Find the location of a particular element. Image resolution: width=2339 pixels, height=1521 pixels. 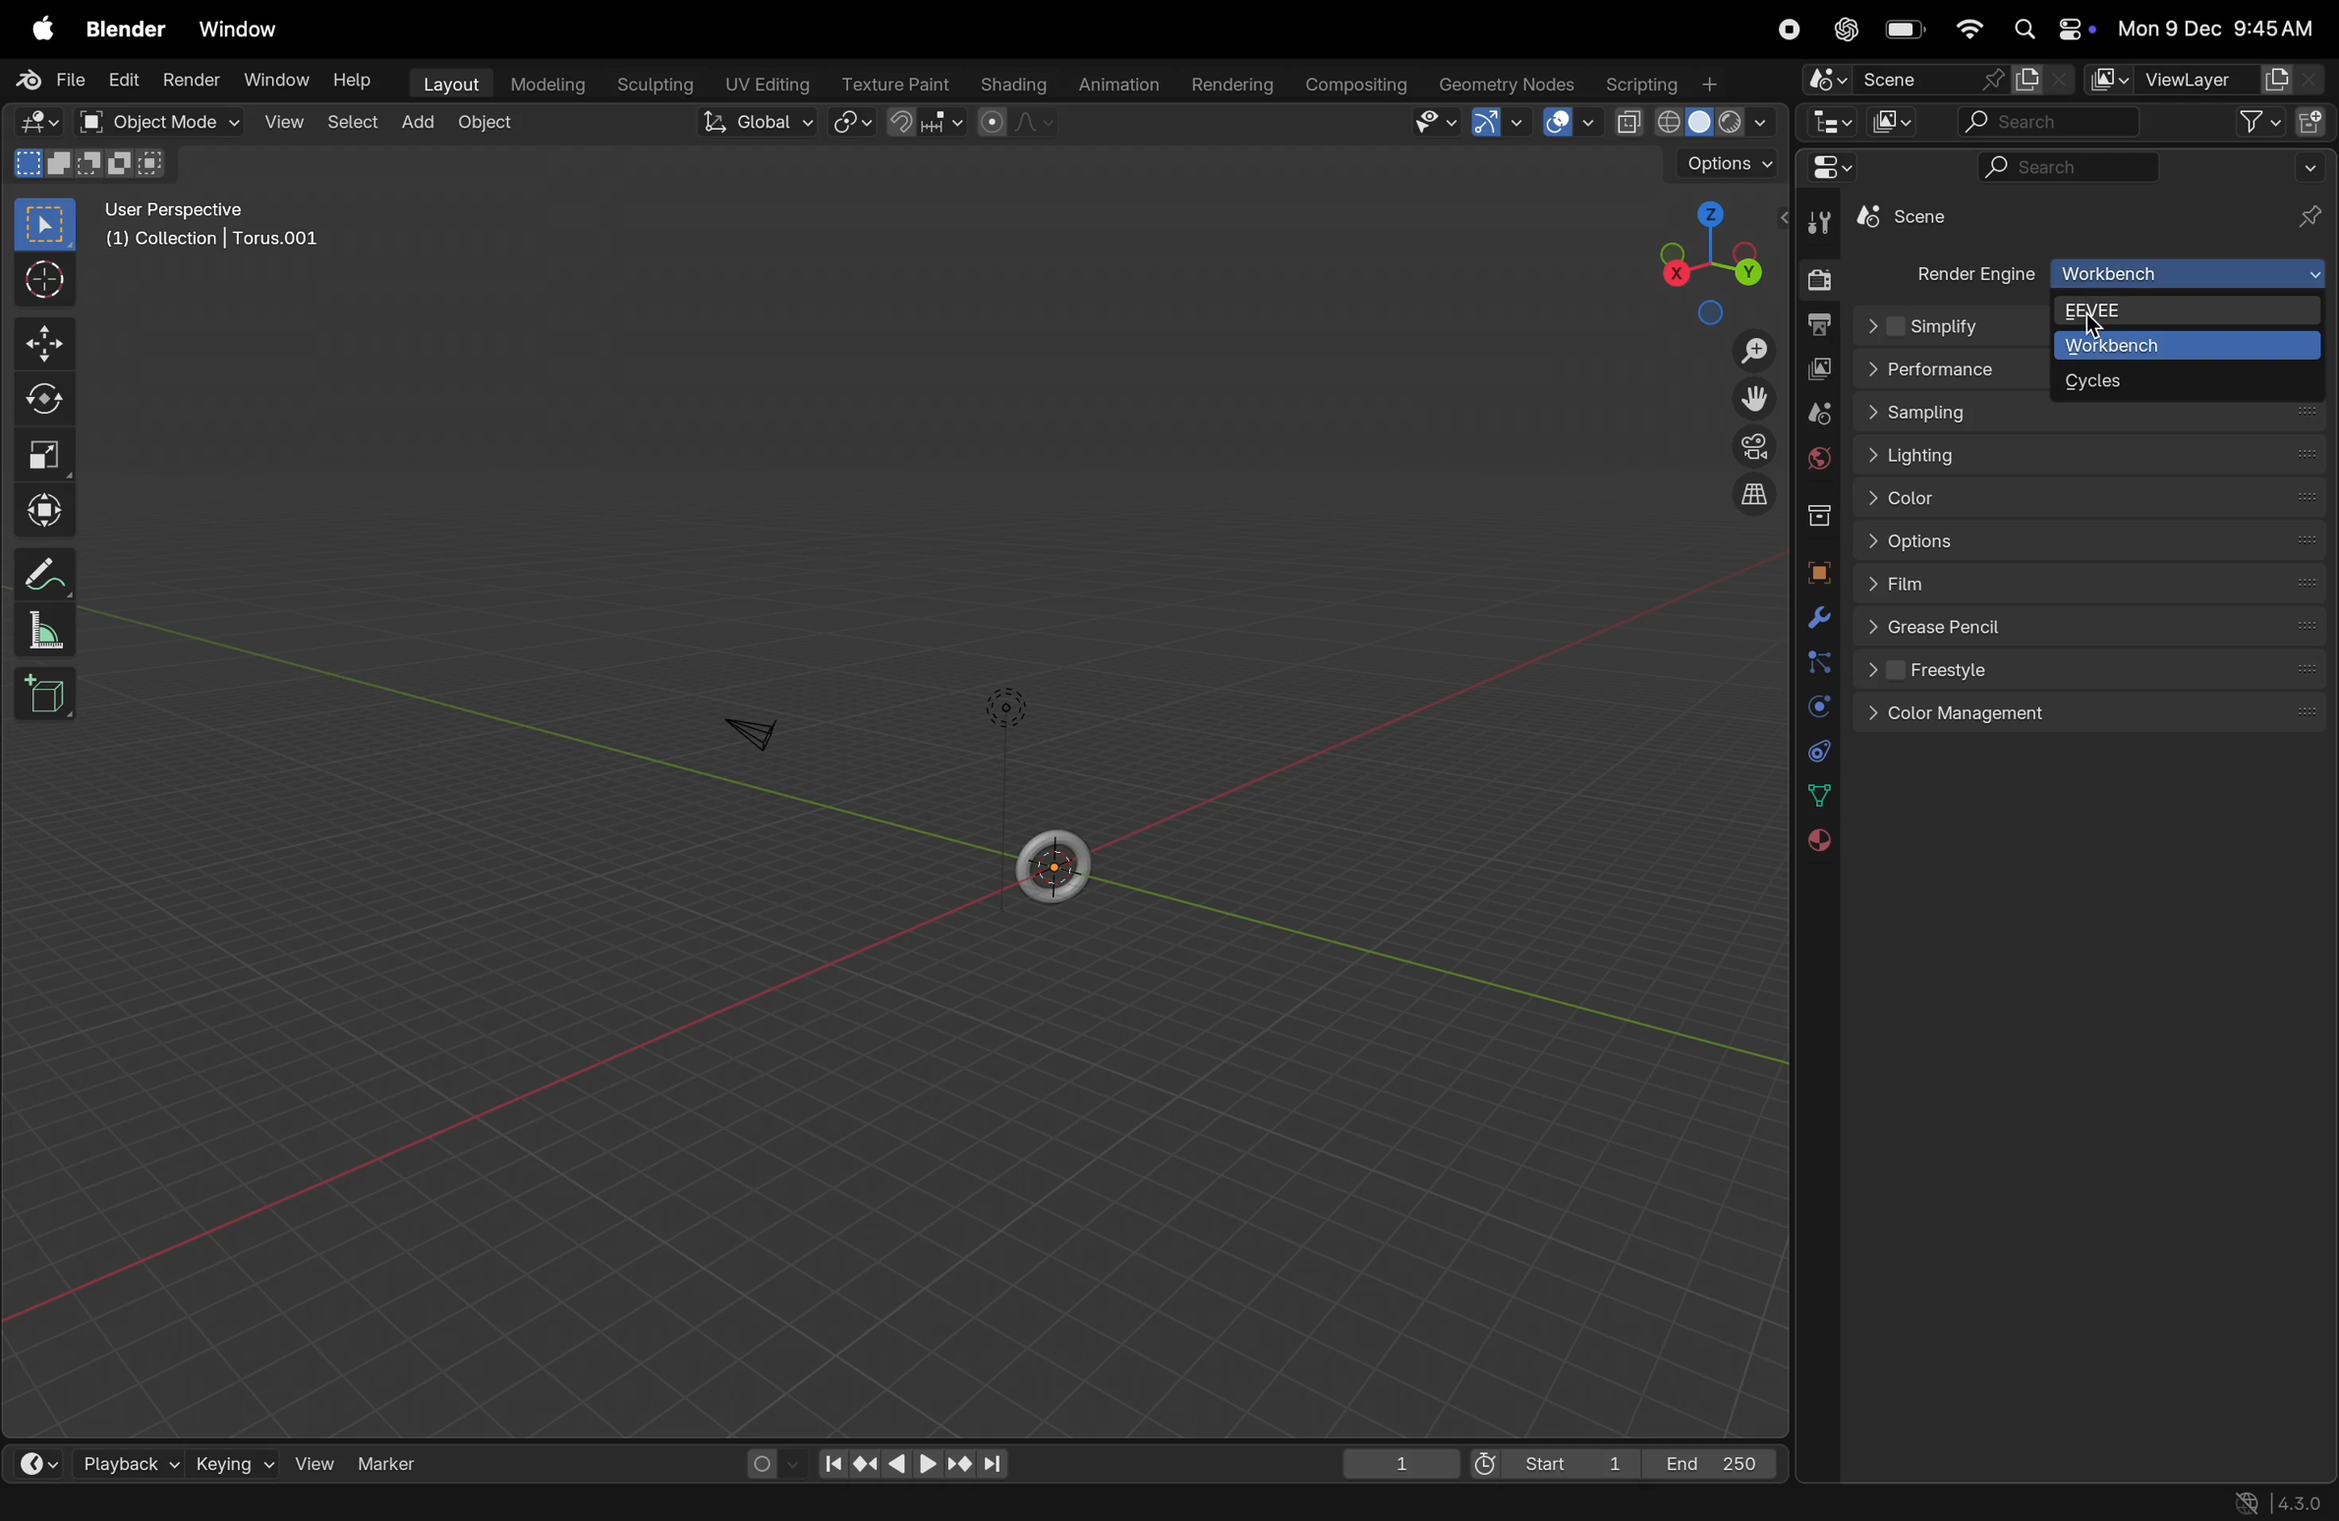

new scene is located at coordinates (2041, 79).